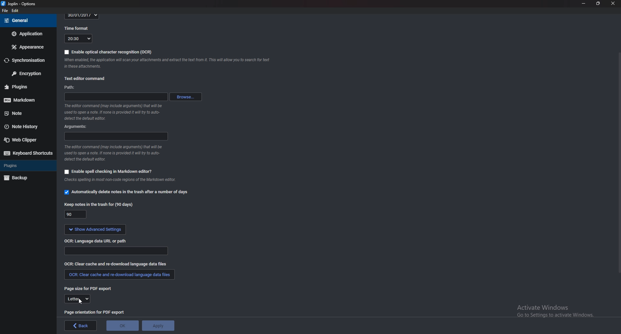 The image size is (621, 334). Describe the element at coordinates (100, 205) in the screenshot. I see `Keep notes in the trash for` at that location.